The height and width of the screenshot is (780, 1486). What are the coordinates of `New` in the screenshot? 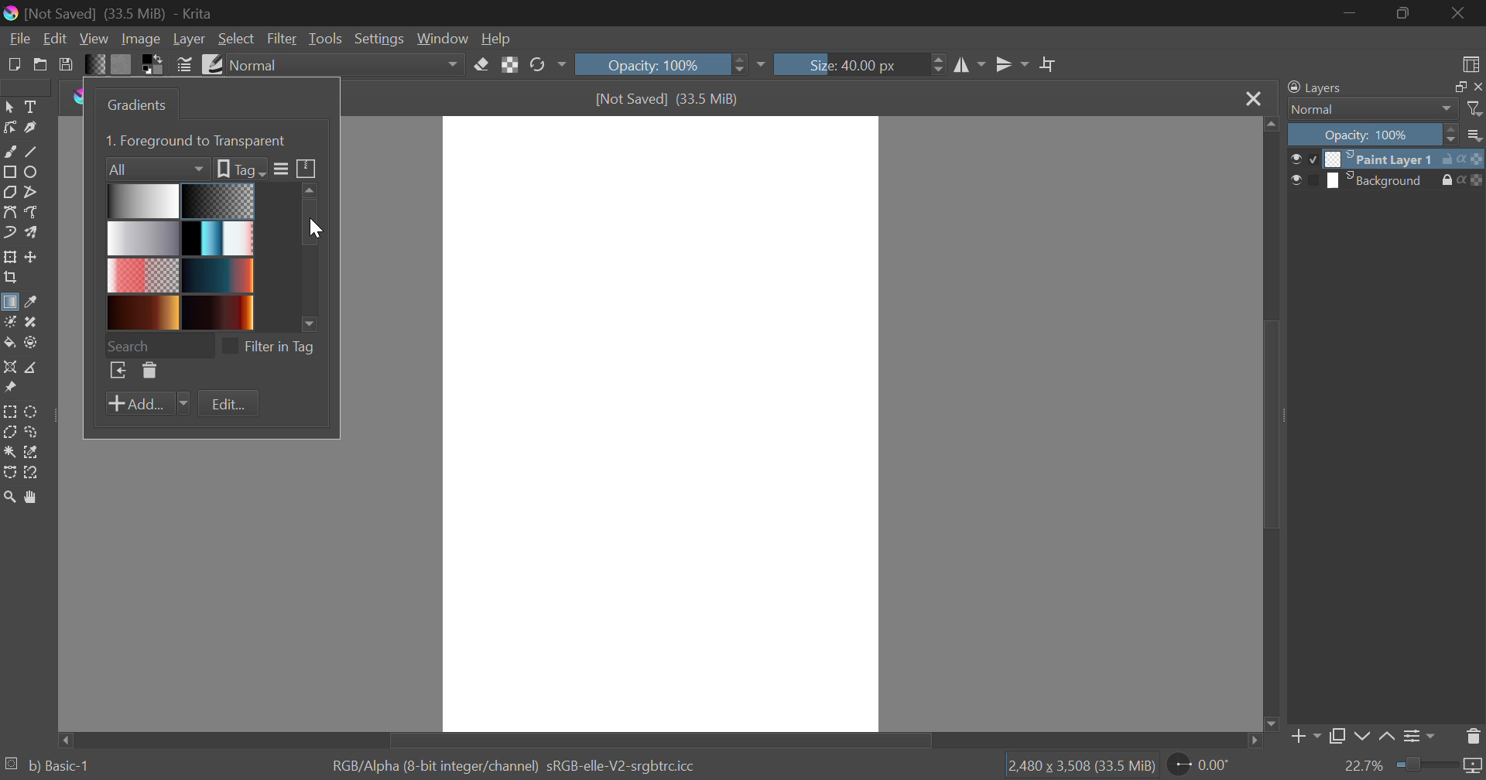 It's located at (13, 63).